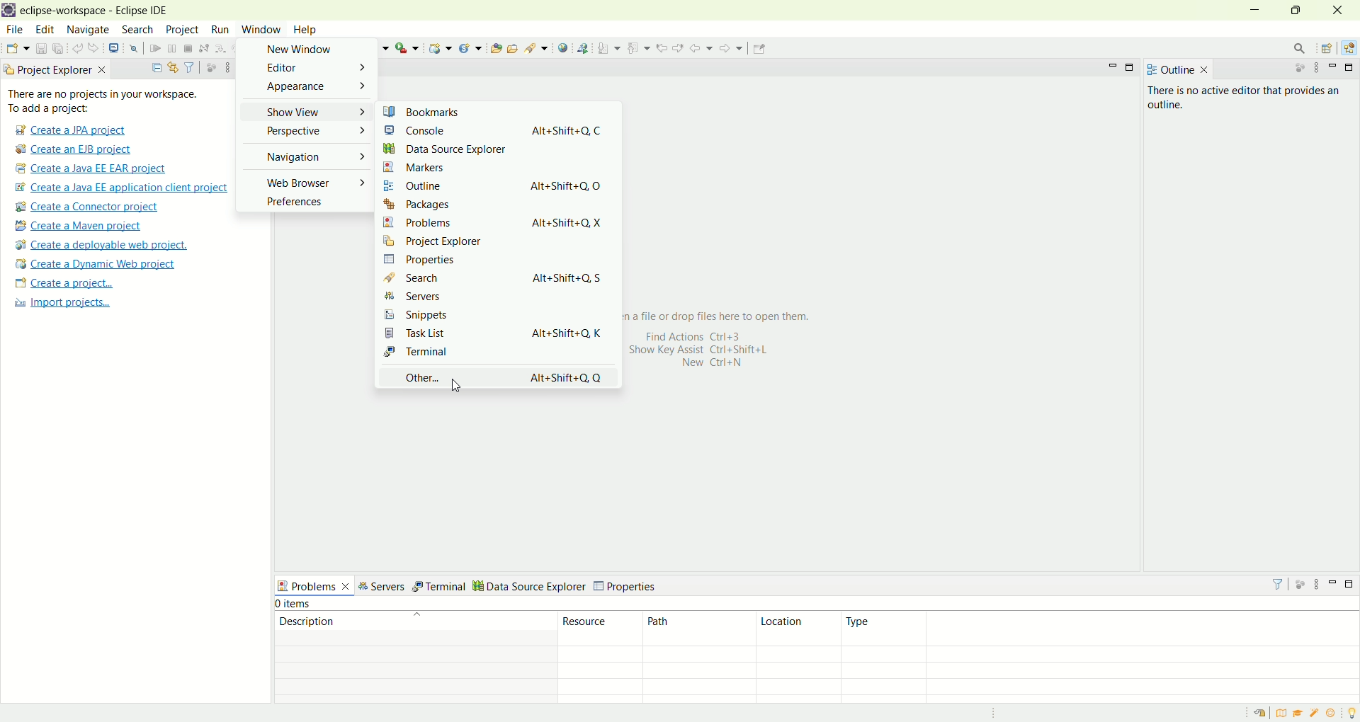 This screenshot has height=722, width=1360. Describe the element at coordinates (89, 207) in the screenshot. I see `create a connector project` at that location.